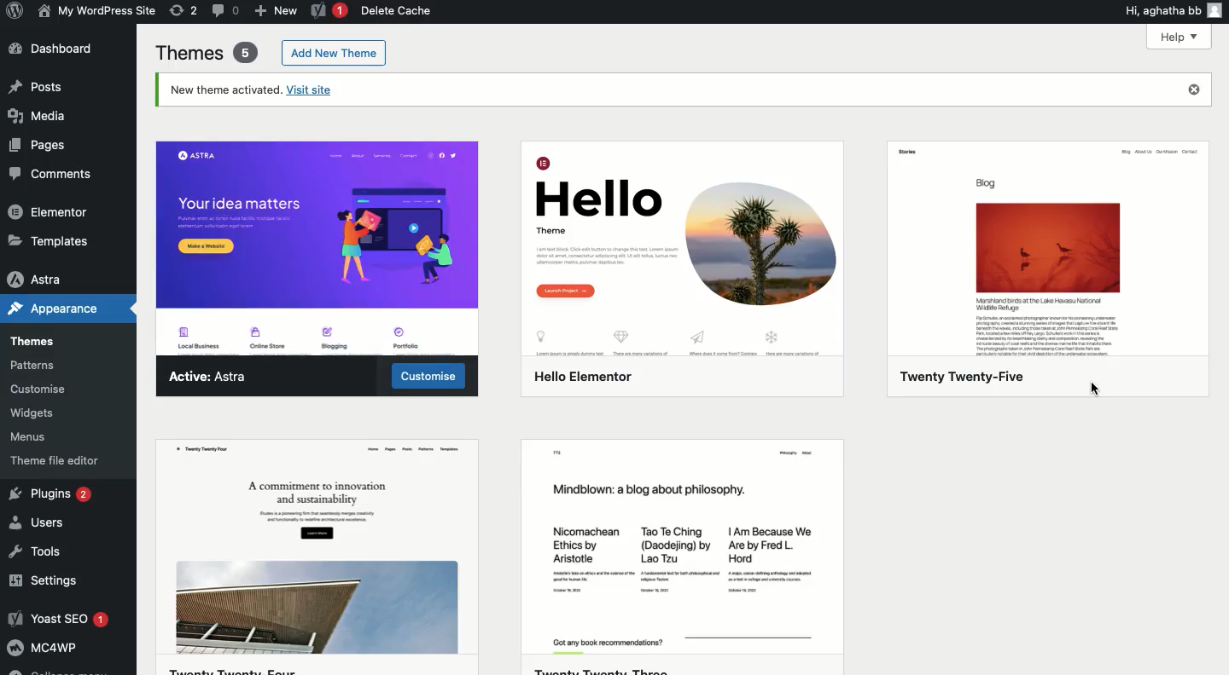 The width and height of the screenshot is (1229, 675). I want to click on New, so click(276, 12).